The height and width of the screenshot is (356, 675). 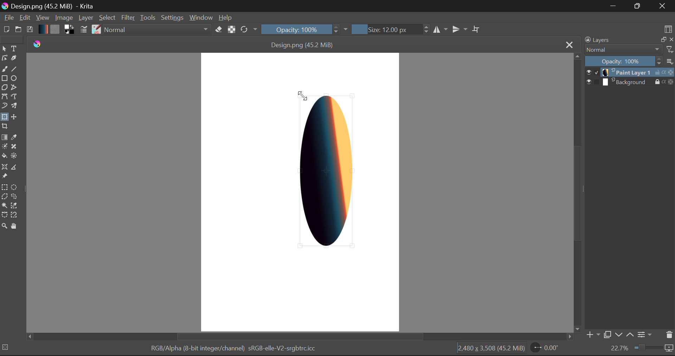 I want to click on Calligraphic Curve, so click(x=14, y=58).